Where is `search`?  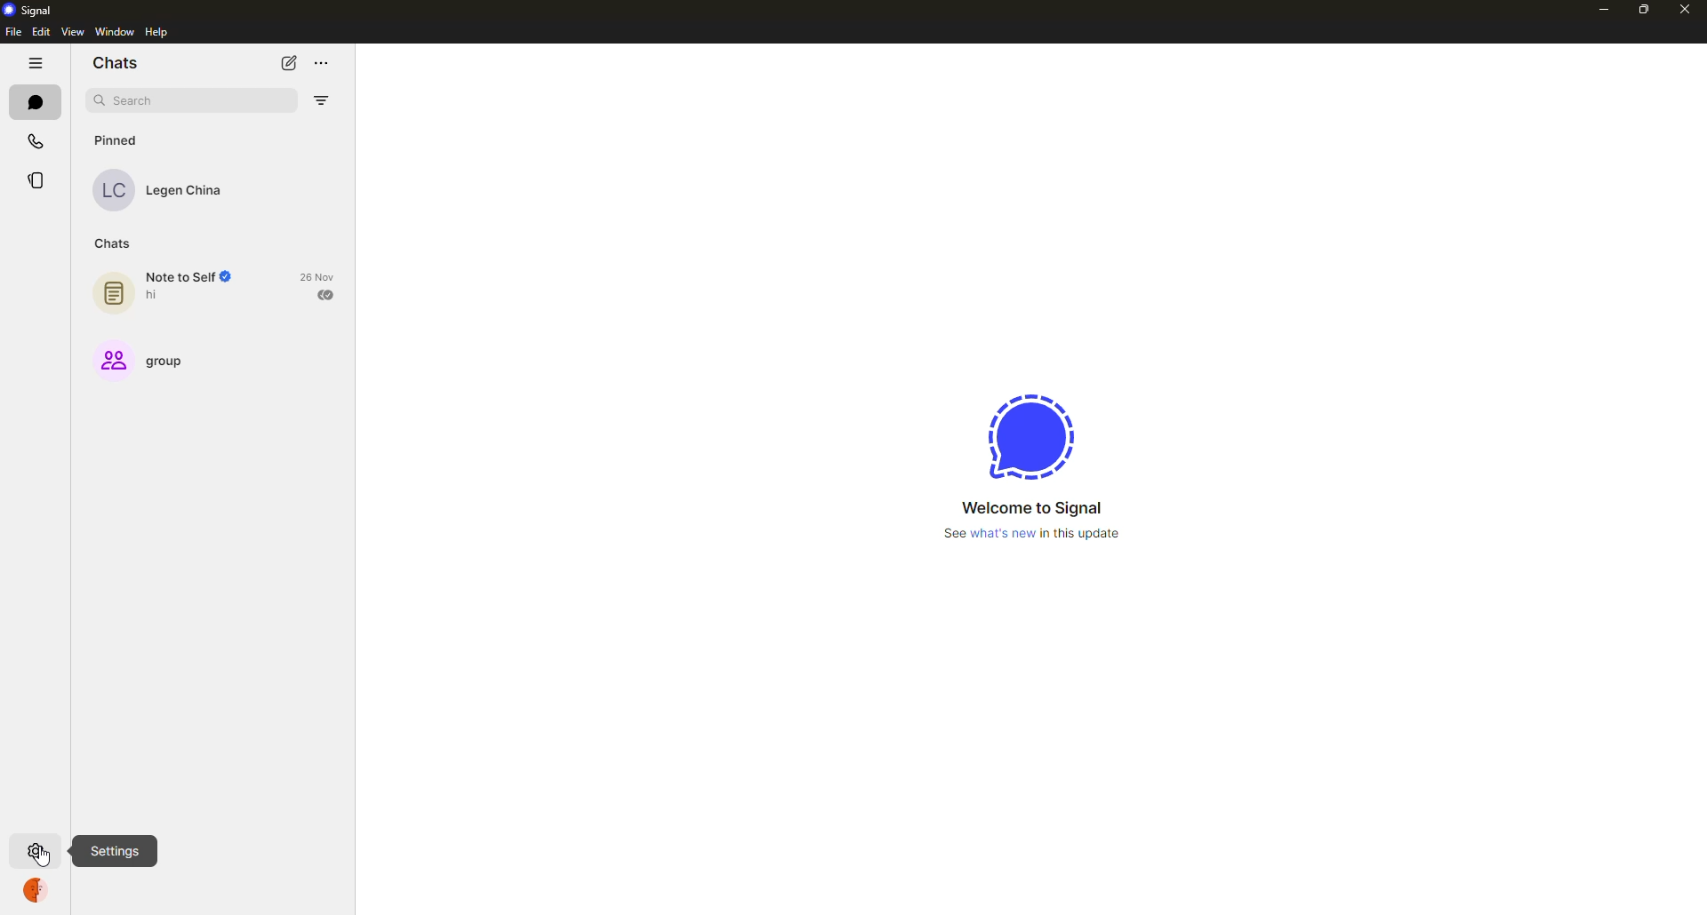
search is located at coordinates (135, 100).